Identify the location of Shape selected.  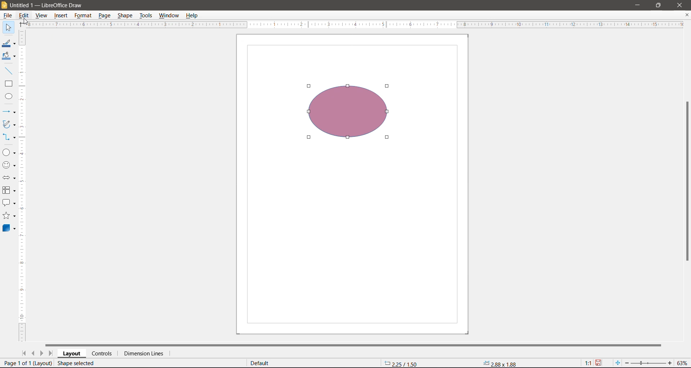
(77, 363).